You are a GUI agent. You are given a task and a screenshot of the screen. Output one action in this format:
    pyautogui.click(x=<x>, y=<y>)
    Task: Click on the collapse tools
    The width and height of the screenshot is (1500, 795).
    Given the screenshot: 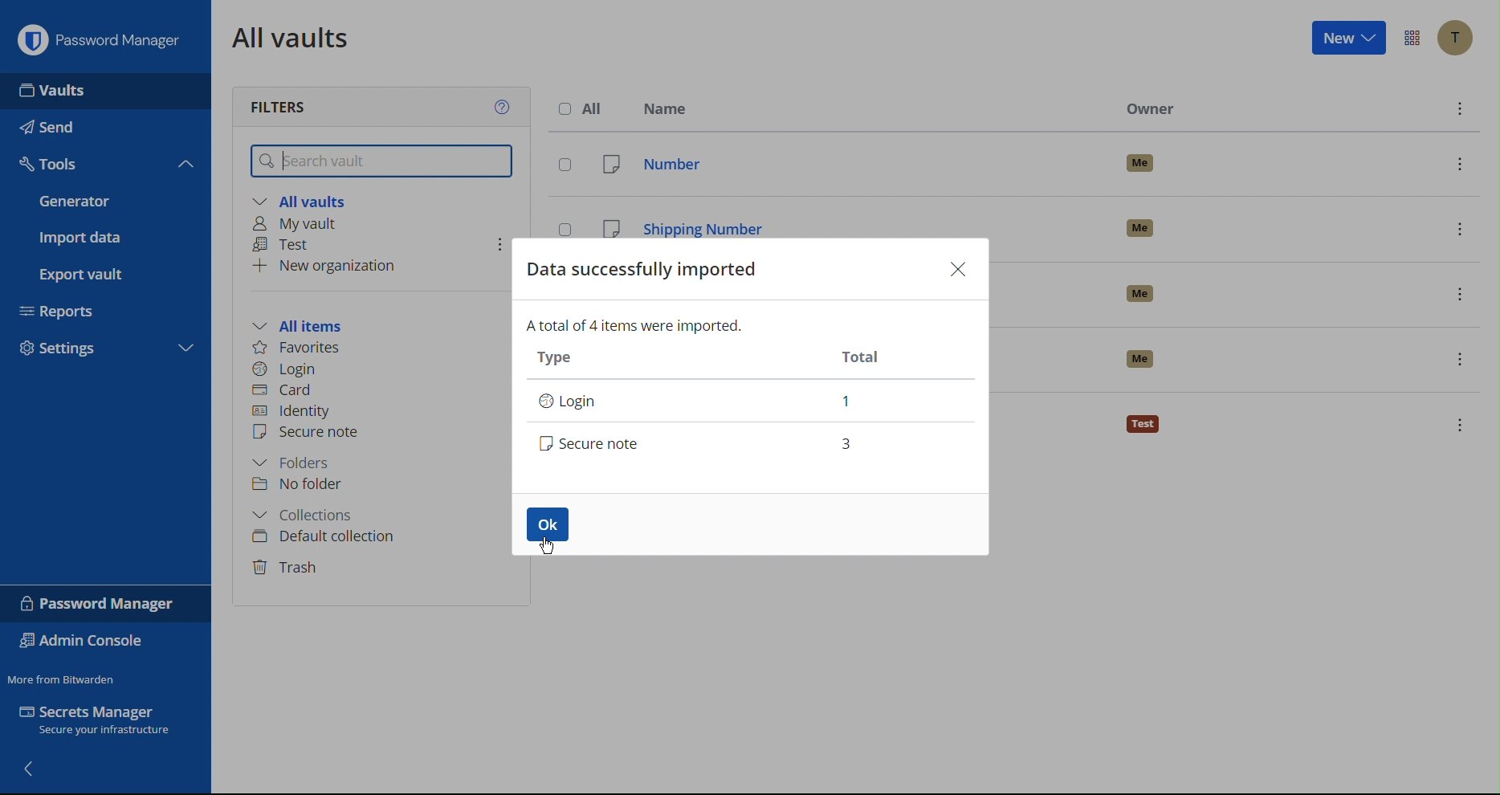 What is the action you would take?
    pyautogui.click(x=186, y=163)
    